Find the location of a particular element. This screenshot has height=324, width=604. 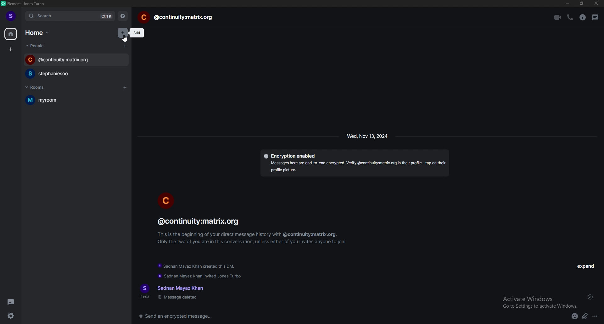

myroom is located at coordinates (61, 100).